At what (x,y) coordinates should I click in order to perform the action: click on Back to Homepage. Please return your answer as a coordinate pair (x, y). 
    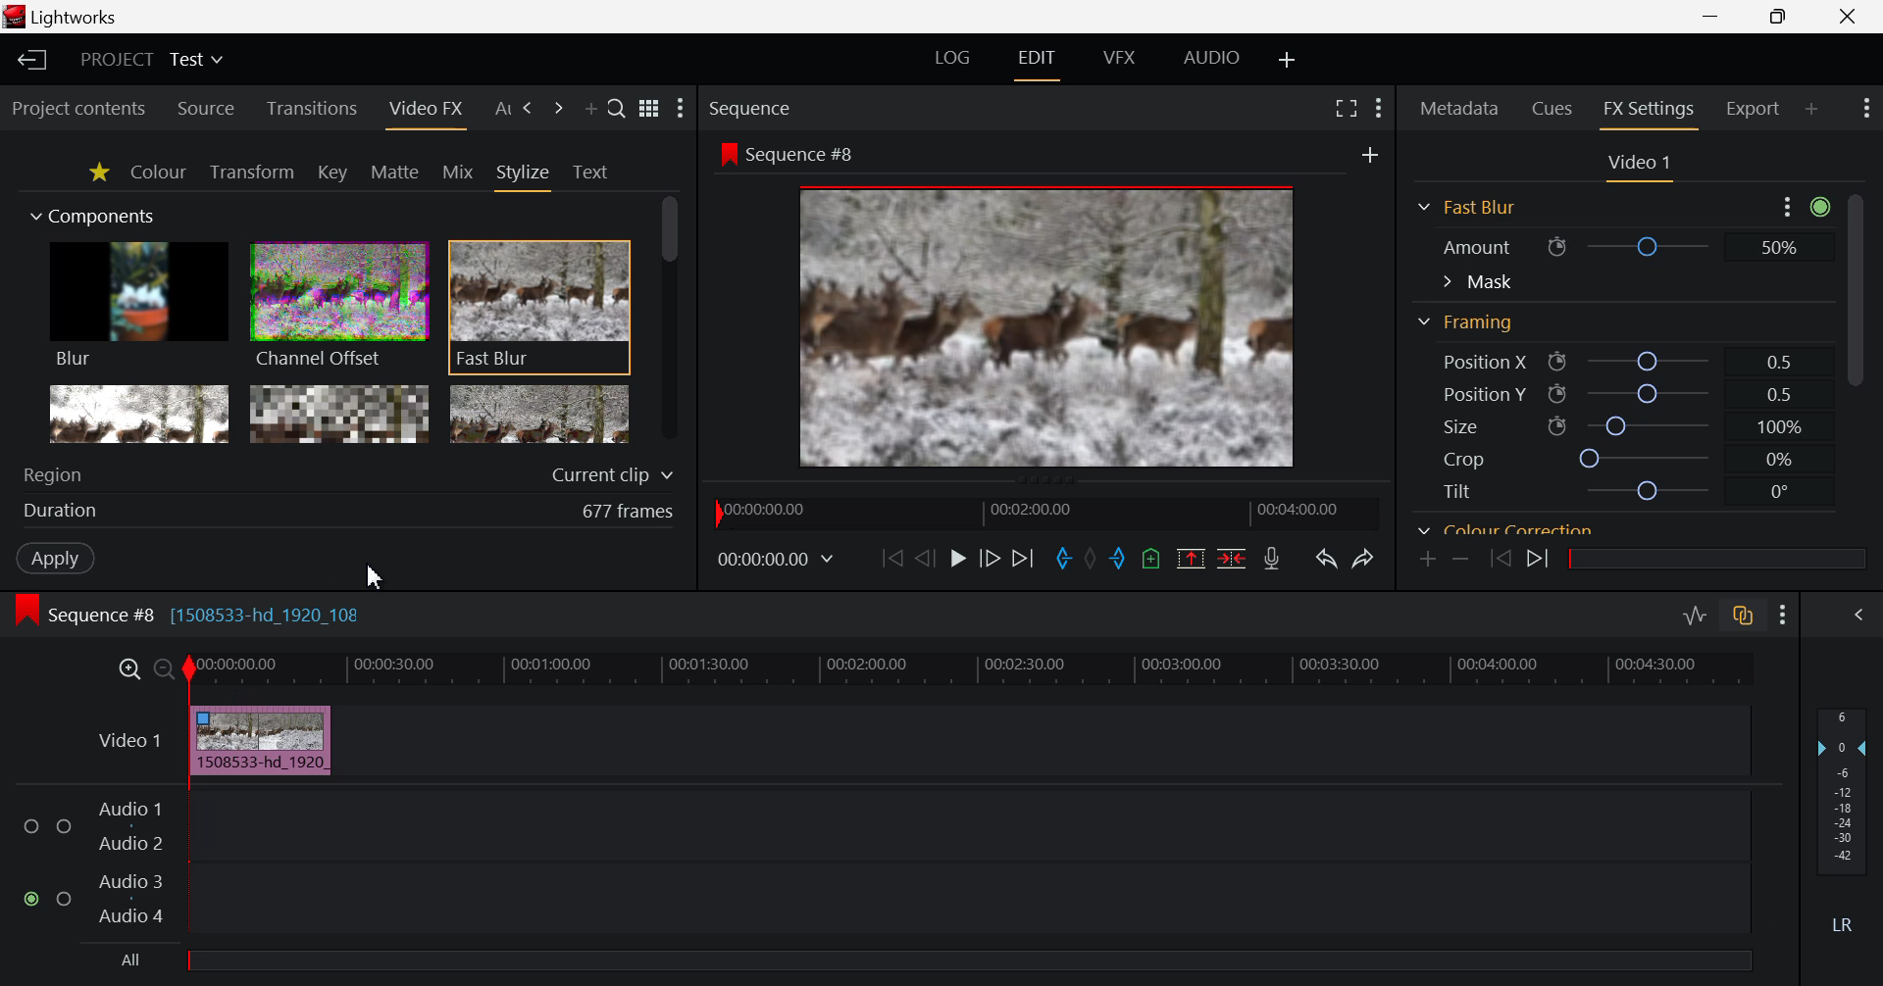
    Looking at the image, I should click on (27, 62).